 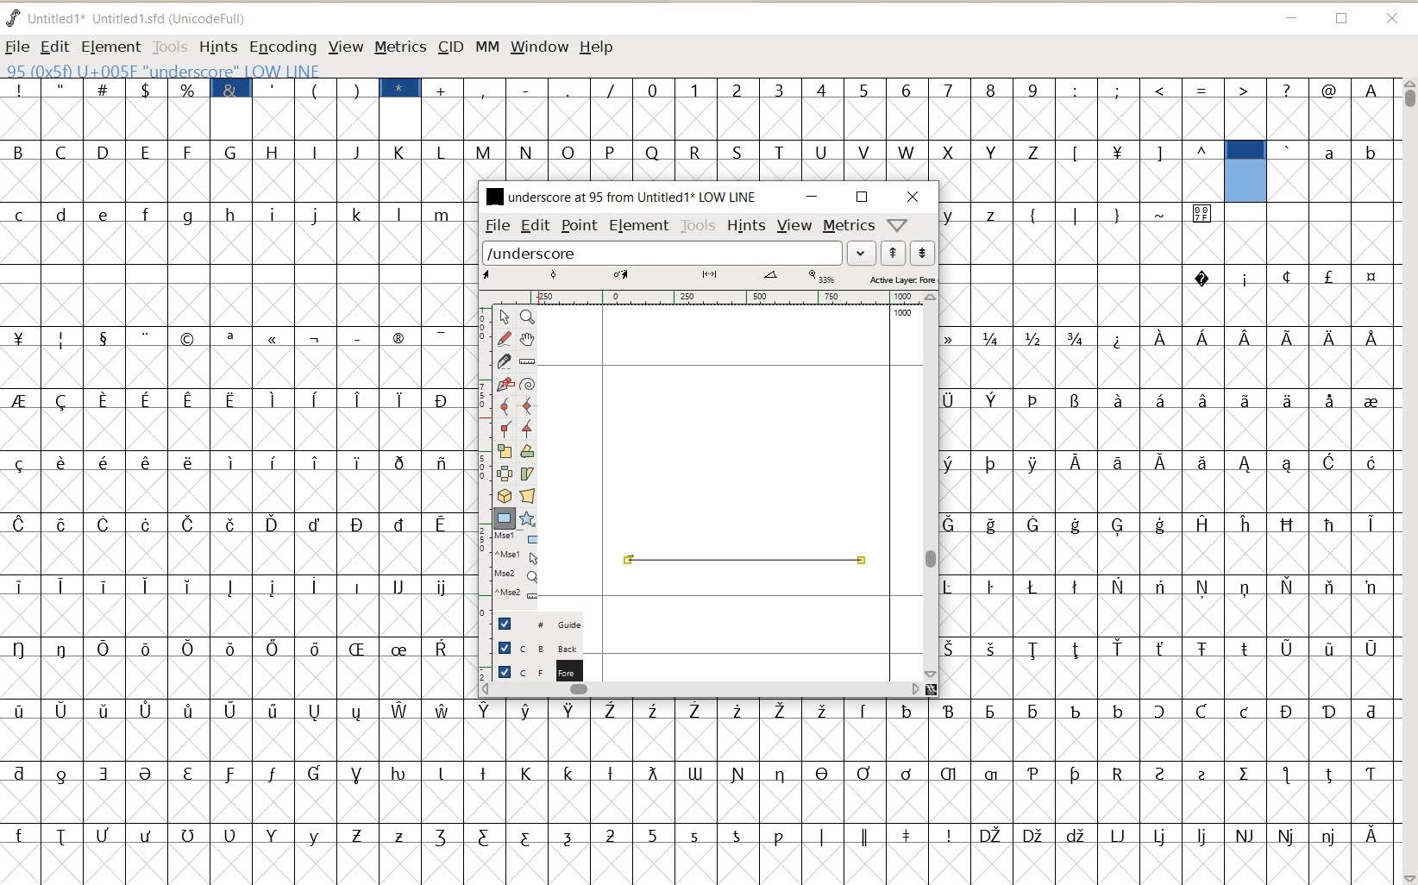 I want to click on ENCODING, so click(x=282, y=47).